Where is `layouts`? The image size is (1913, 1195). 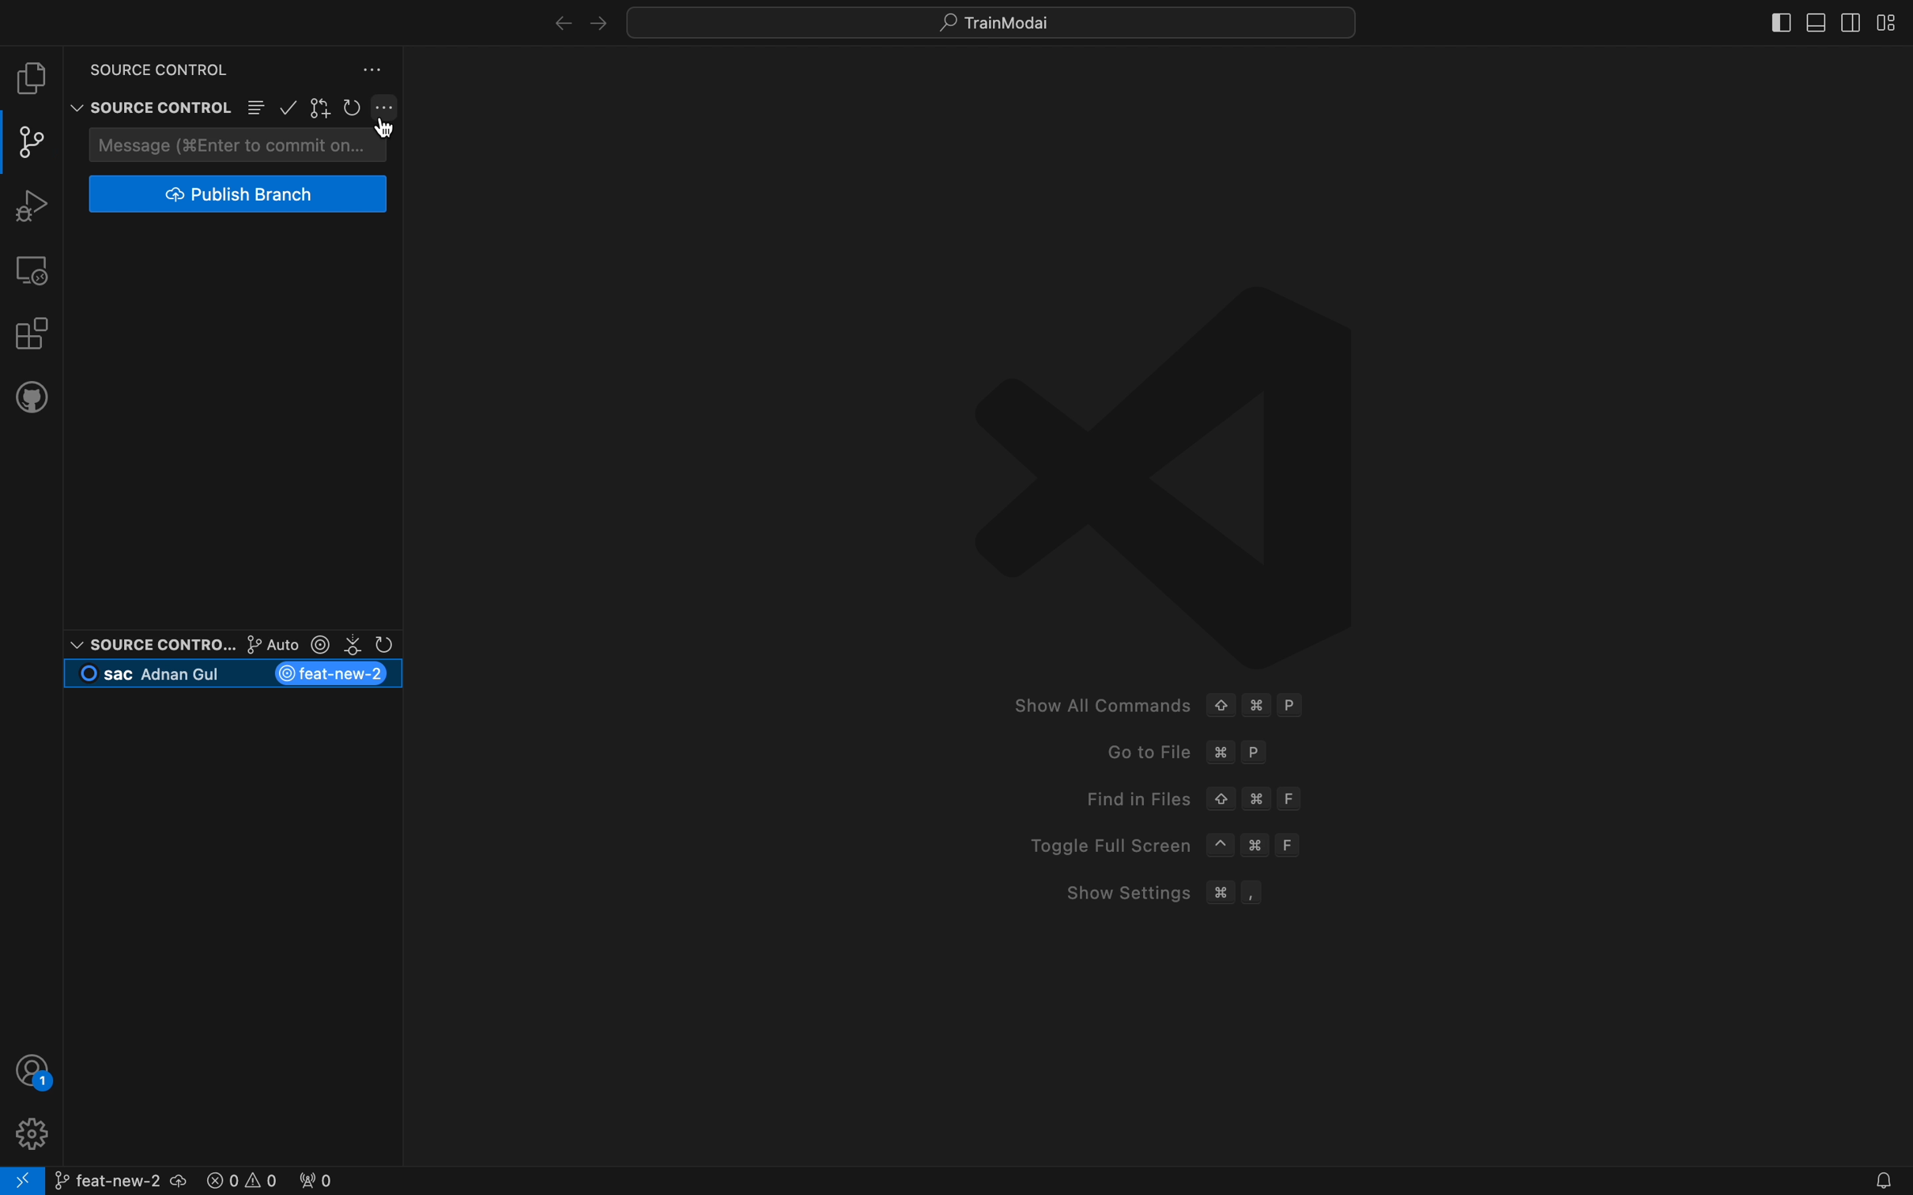
layouts is located at coordinates (1824, 21).